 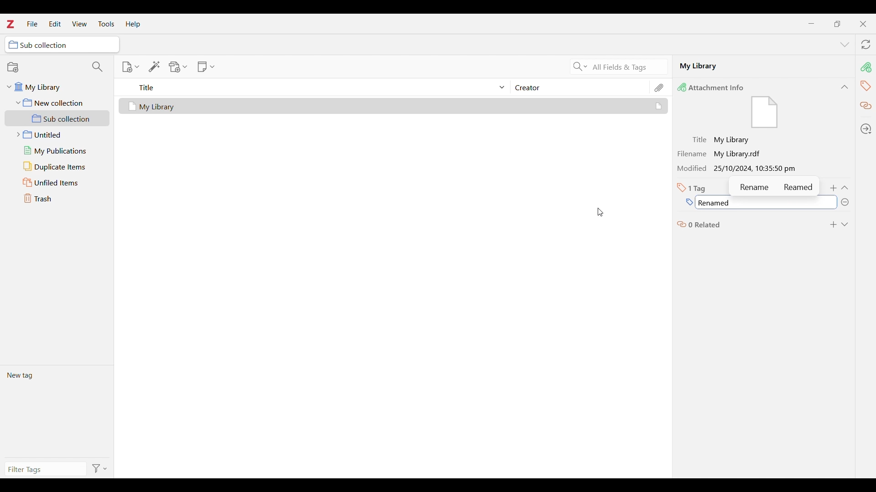 What do you see at coordinates (762, 202) in the screenshot?
I see `Tag name typed` at bounding box center [762, 202].